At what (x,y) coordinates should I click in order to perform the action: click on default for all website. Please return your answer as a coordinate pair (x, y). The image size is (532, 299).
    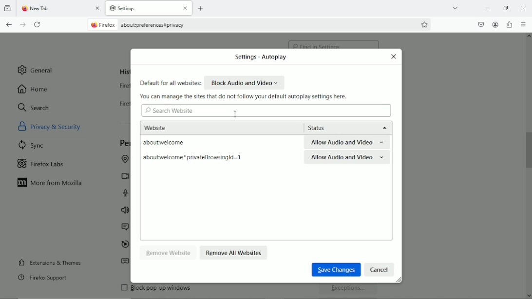
    Looking at the image, I should click on (170, 83).